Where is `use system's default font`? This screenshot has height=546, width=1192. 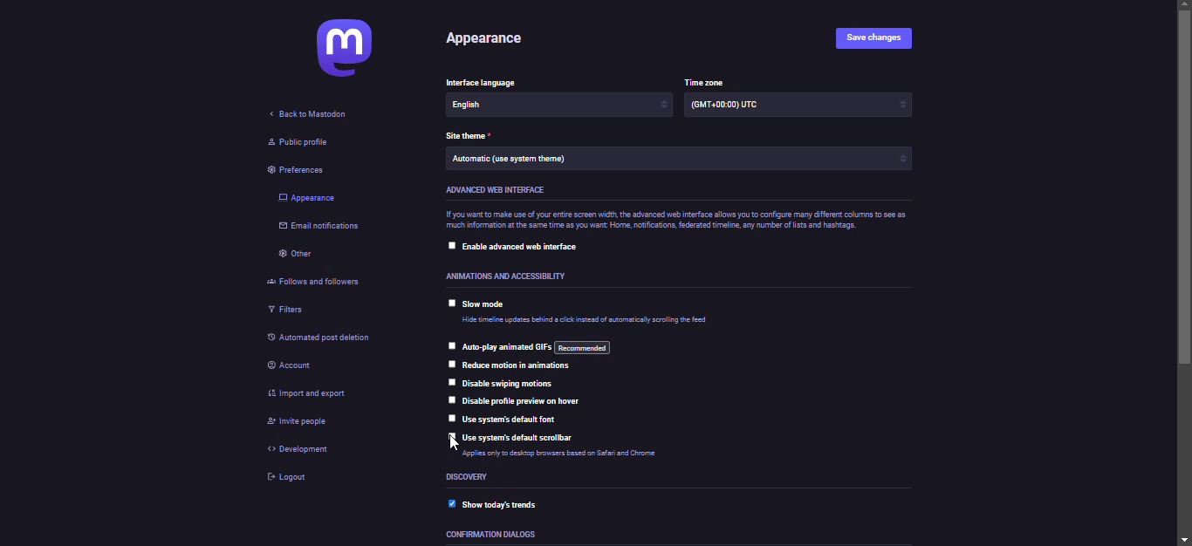
use system's default font is located at coordinates (512, 420).